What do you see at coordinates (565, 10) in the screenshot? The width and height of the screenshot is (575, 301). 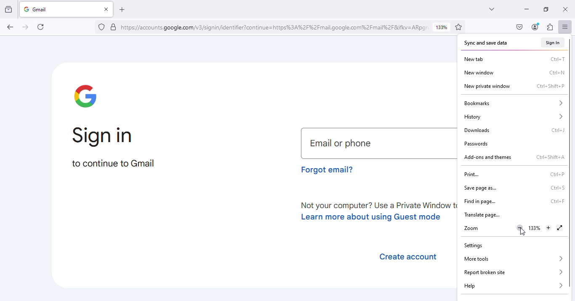 I see `close` at bounding box center [565, 10].